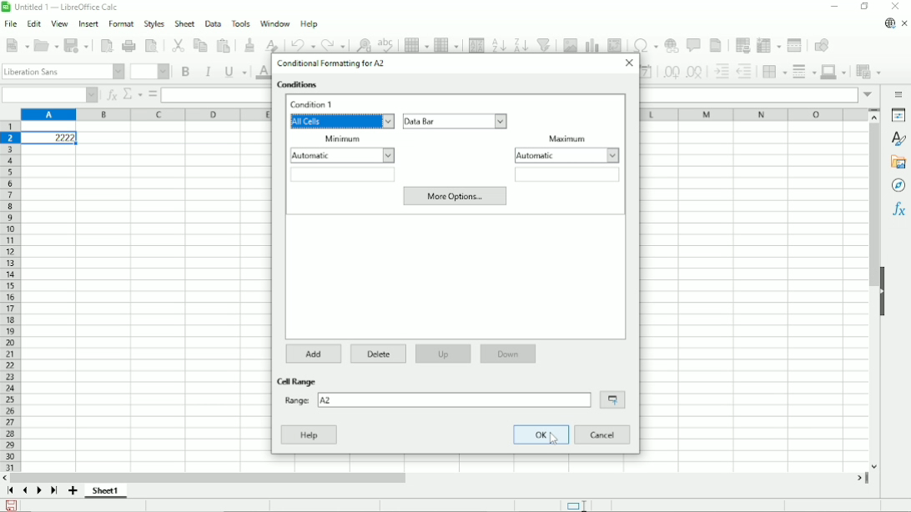 The height and width of the screenshot is (512, 911). Describe the element at coordinates (386, 43) in the screenshot. I see `Spell check` at that location.